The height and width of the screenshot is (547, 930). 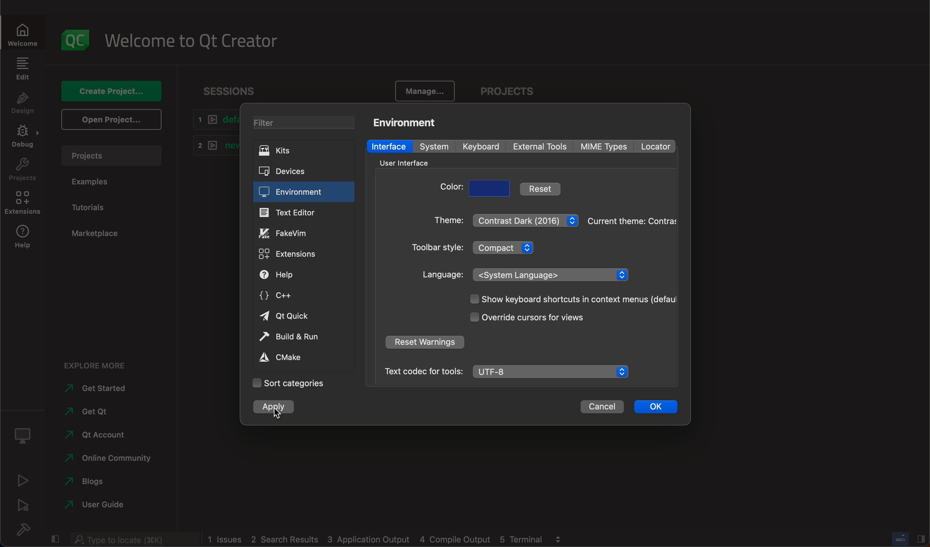 What do you see at coordinates (94, 434) in the screenshot?
I see `qt` at bounding box center [94, 434].